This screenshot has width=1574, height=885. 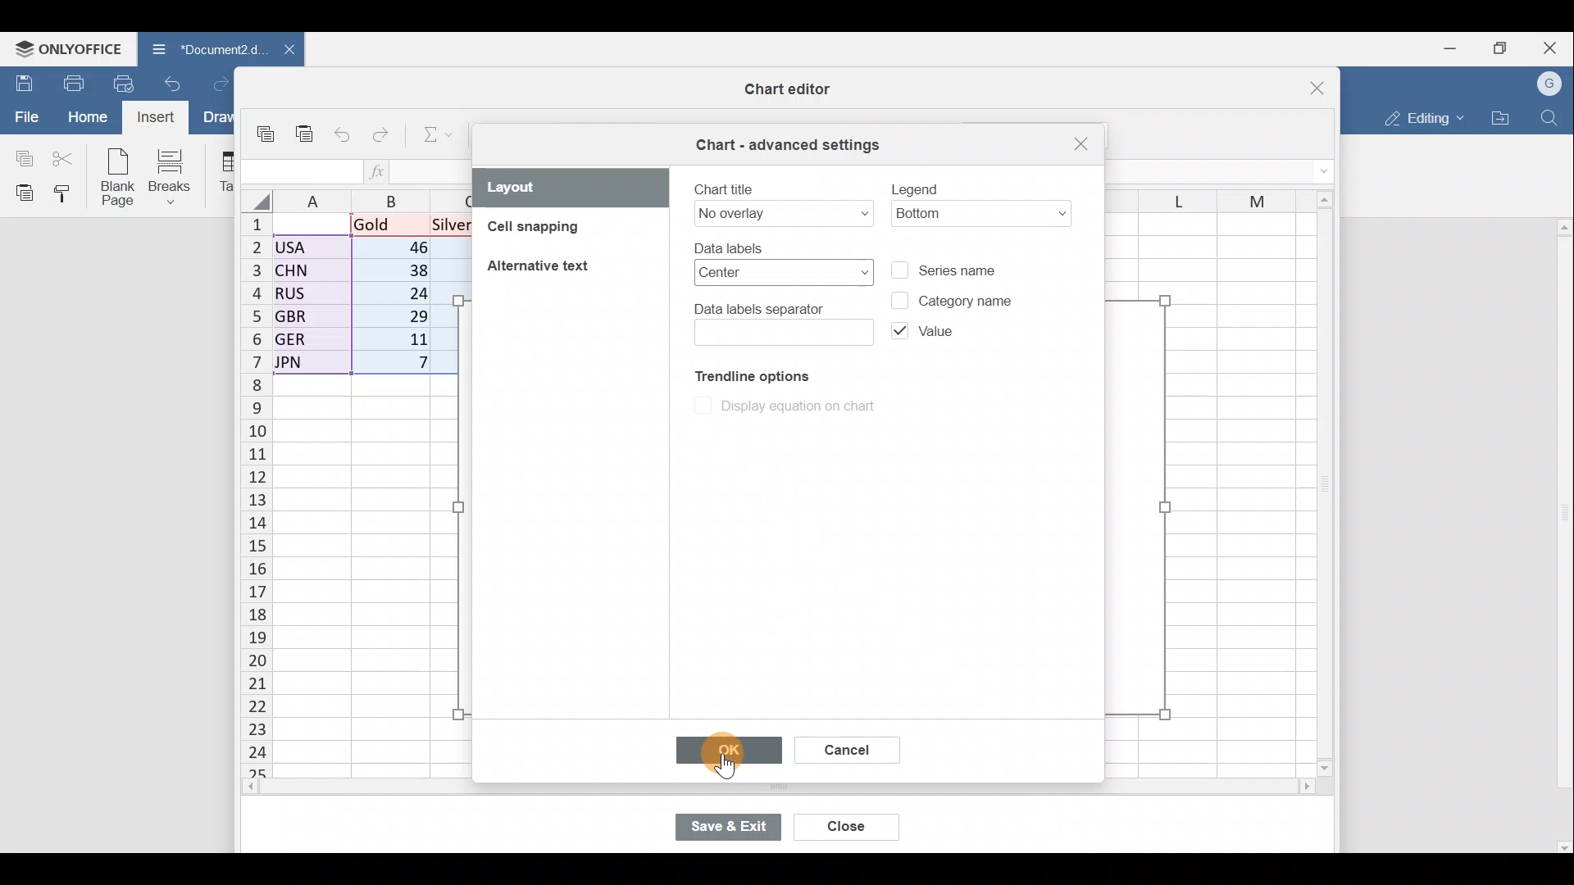 What do you see at coordinates (20, 192) in the screenshot?
I see `Paste` at bounding box center [20, 192].